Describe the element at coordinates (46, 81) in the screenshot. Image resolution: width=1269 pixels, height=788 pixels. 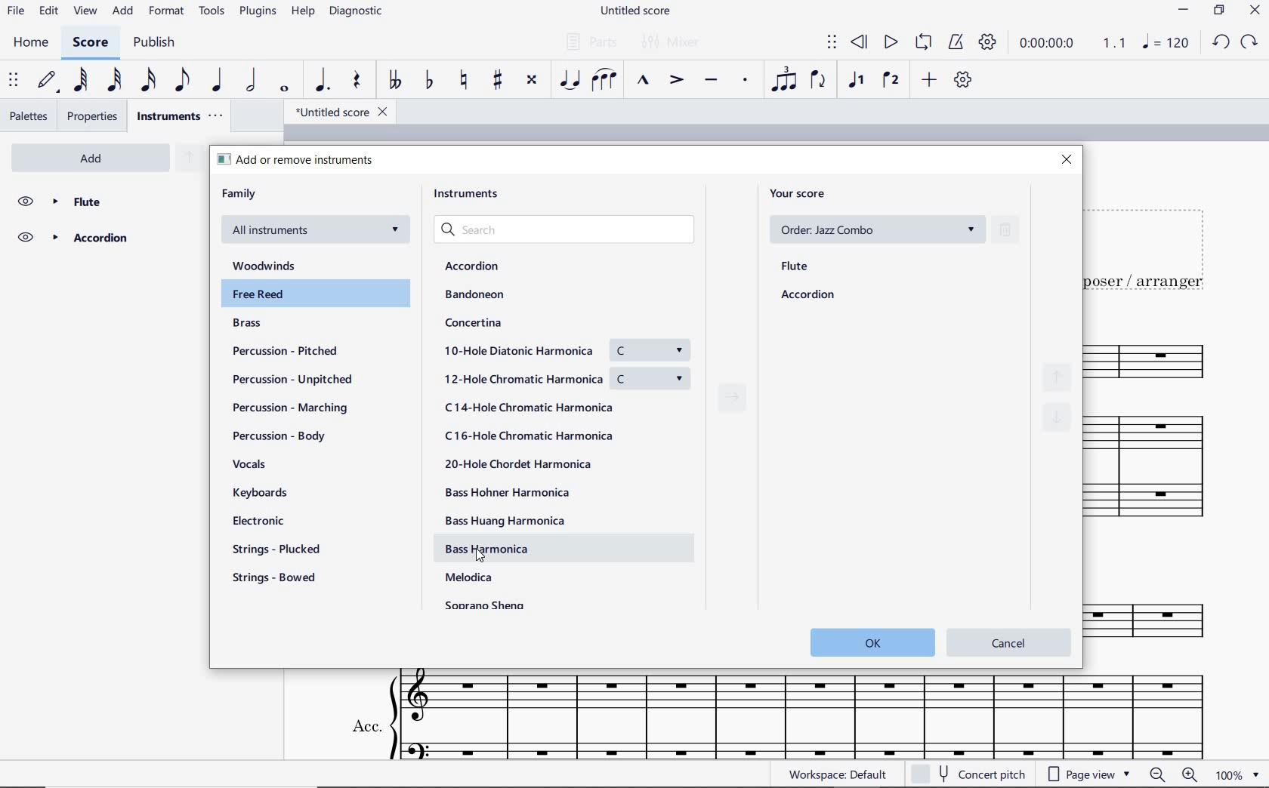
I see `default (step time)` at that location.